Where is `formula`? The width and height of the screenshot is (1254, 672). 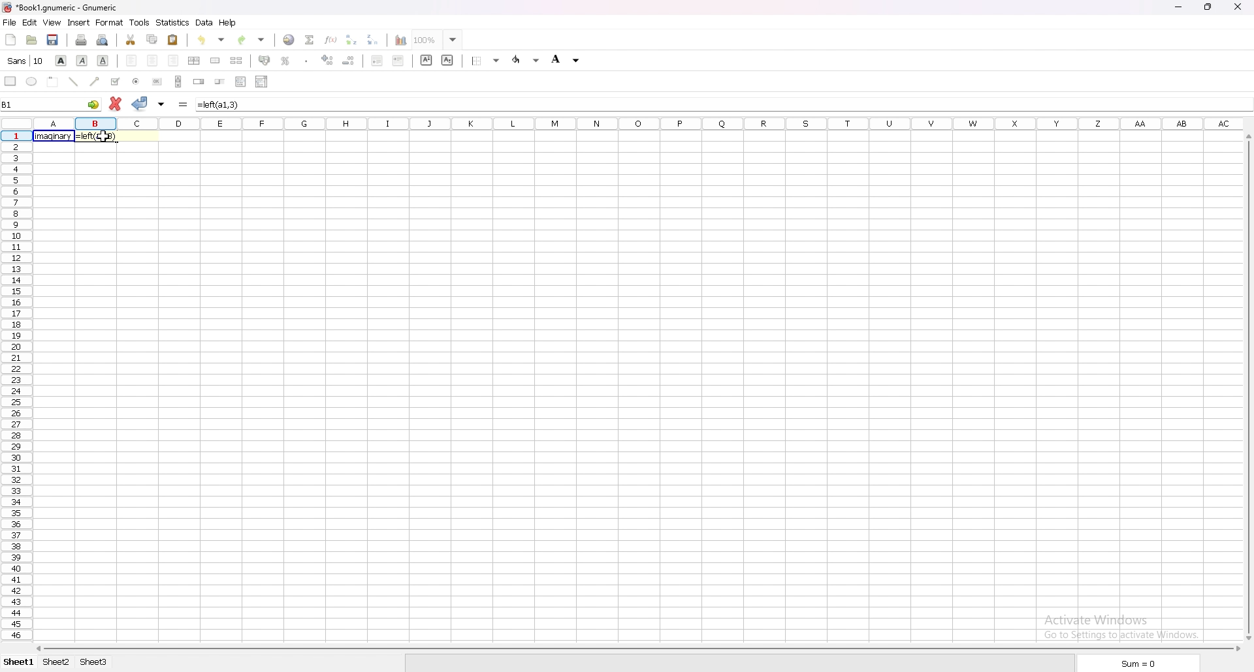
formula is located at coordinates (184, 104).